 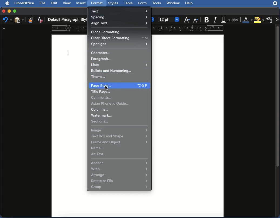 I want to click on scroll bar, so click(x=278, y=120).